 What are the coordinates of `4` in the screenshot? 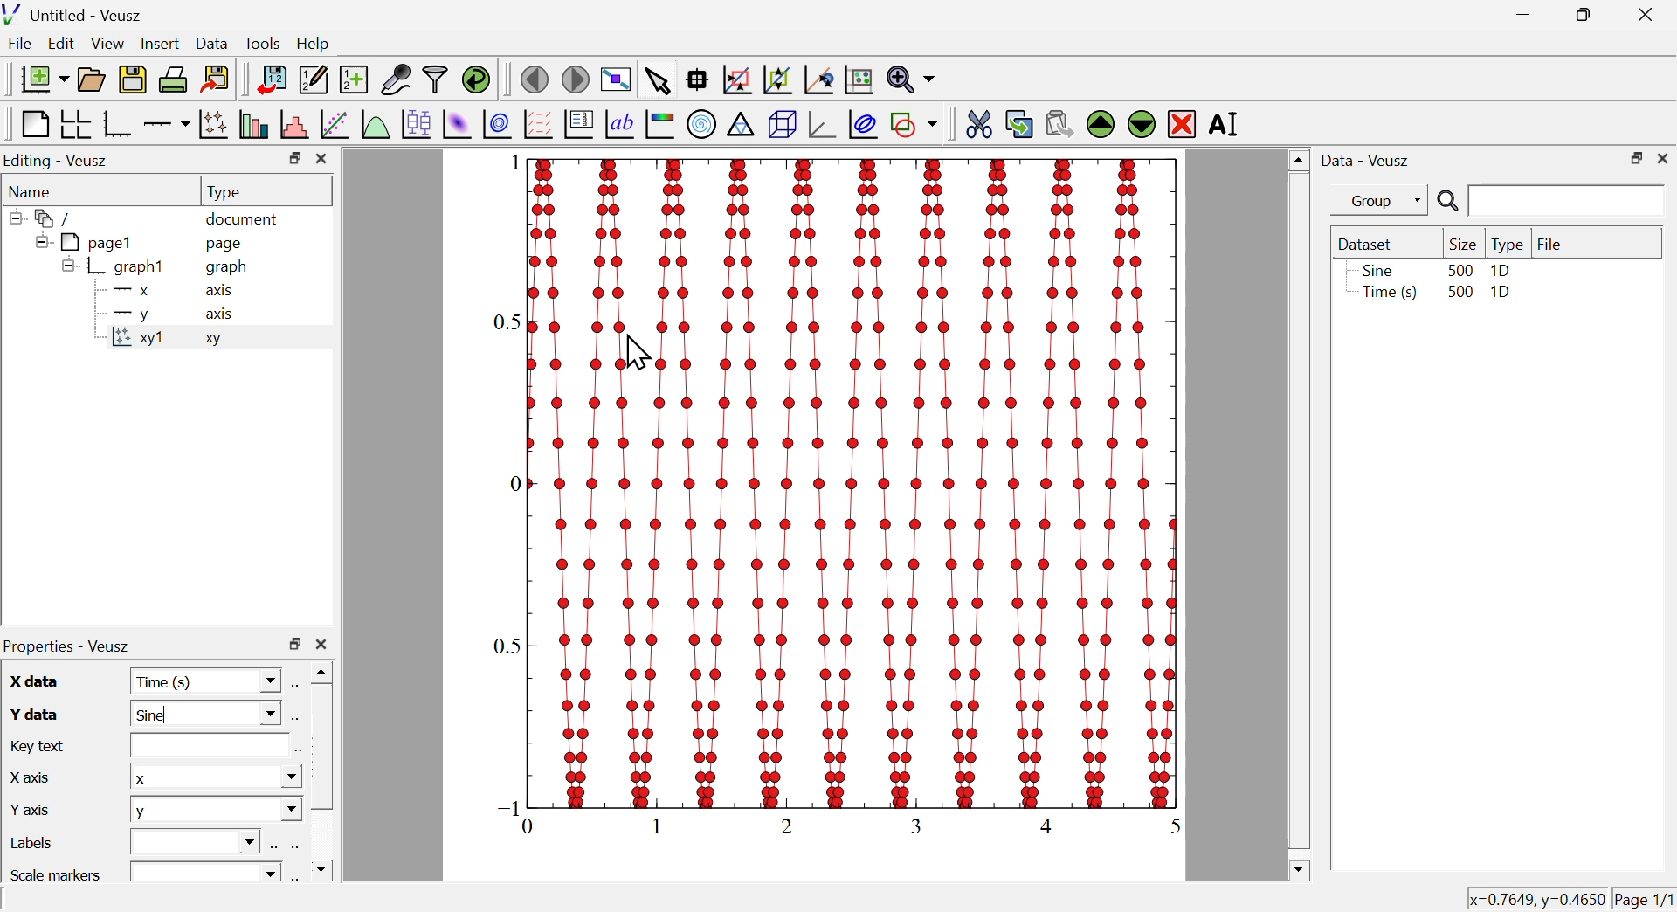 It's located at (1052, 825).